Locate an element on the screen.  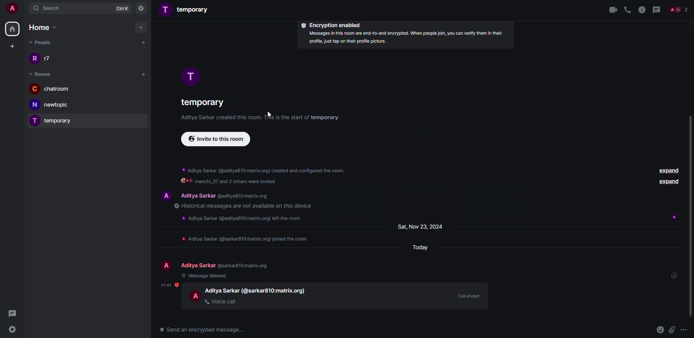
ctrlK is located at coordinates (122, 8).